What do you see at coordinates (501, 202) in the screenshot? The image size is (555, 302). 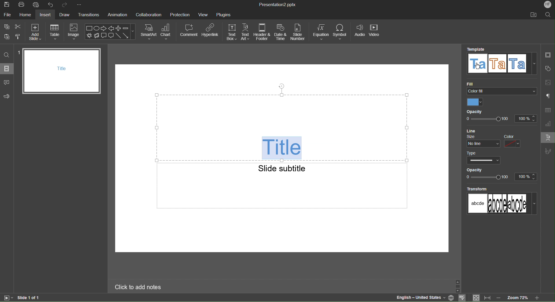 I see `Transform` at bounding box center [501, 202].